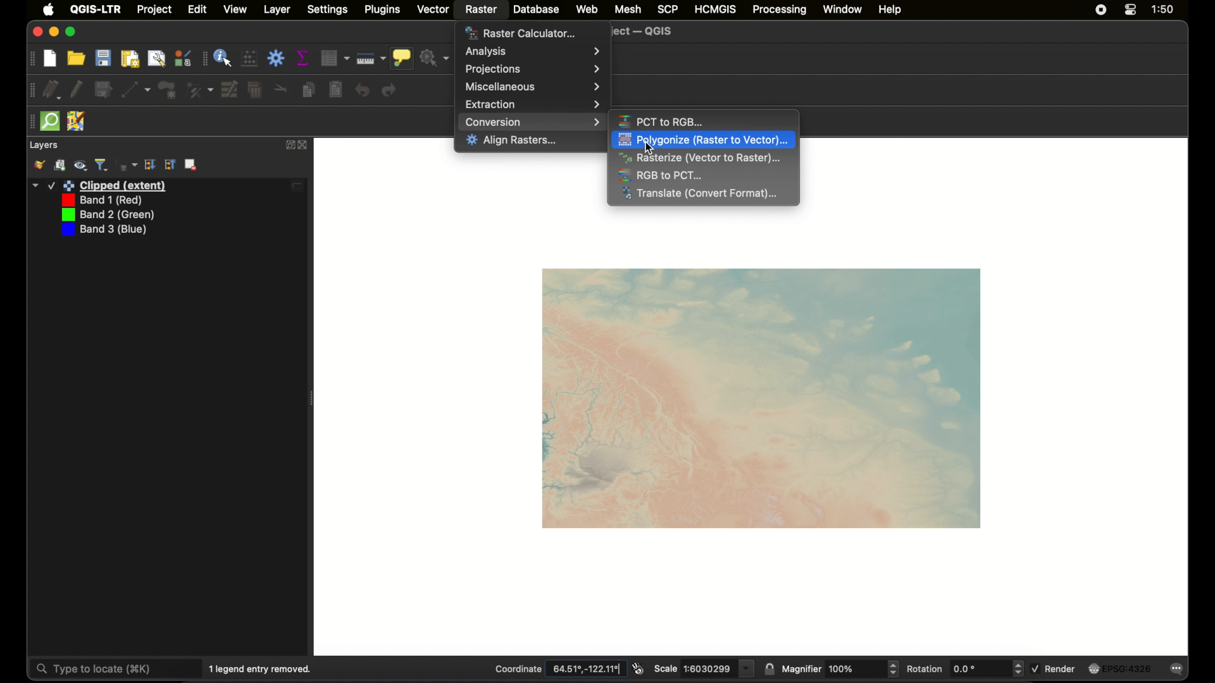  What do you see at coordinates (277, 10) in the screenshot?
I see `layer` at bounding box center [277, 10].